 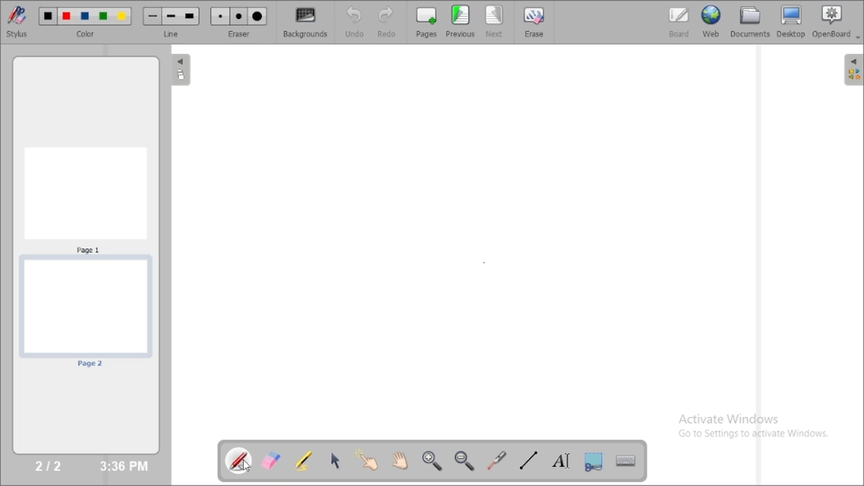 What do you see at coordinates (757, 428) in the screenshot?
I see `Activate Windows
Go to Settings to activate Windows.` at bounding box center [757, 428].